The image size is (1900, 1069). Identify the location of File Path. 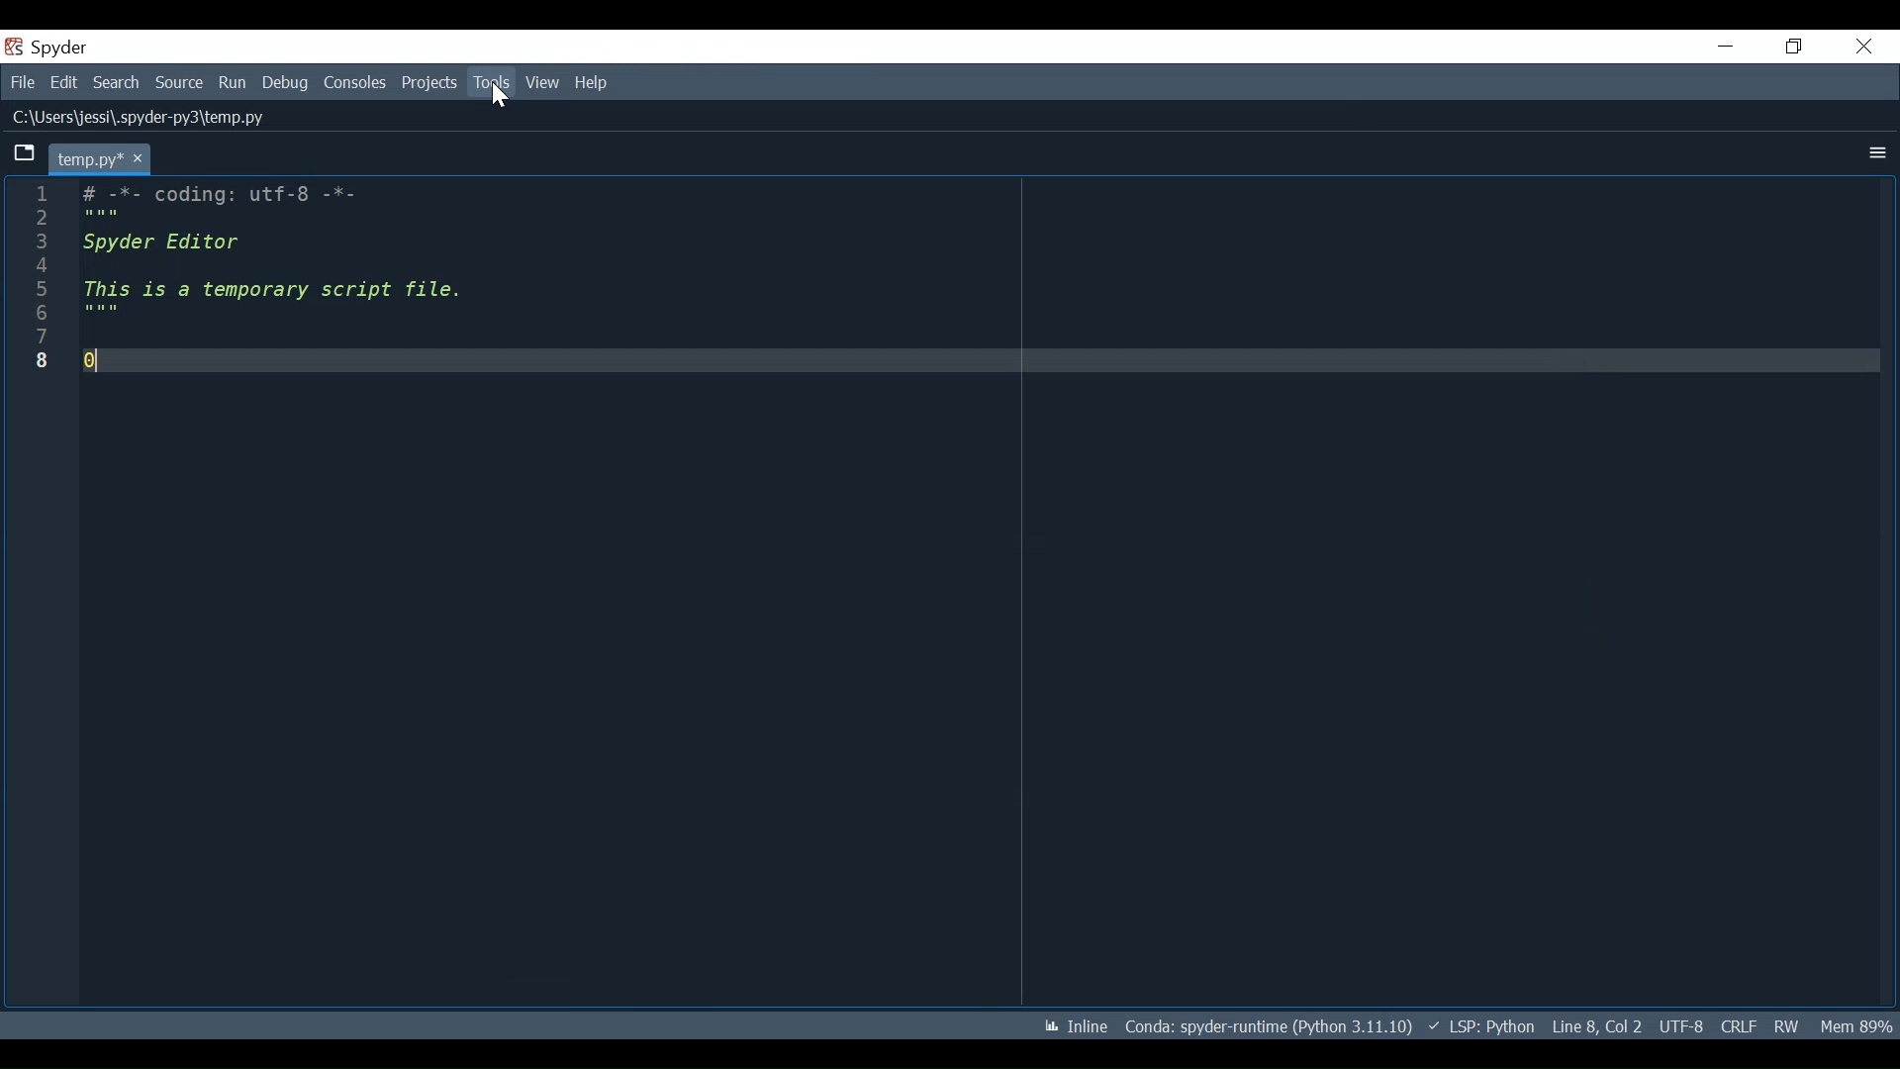
(150, 115).